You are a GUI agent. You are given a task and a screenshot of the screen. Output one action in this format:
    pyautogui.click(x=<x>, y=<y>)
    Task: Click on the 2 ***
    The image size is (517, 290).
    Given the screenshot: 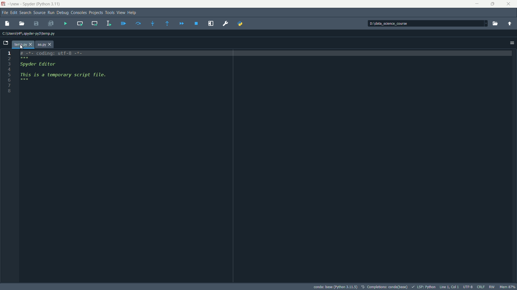 What is the action you would take?
    pyautogui.click(x=55, y=58)
    